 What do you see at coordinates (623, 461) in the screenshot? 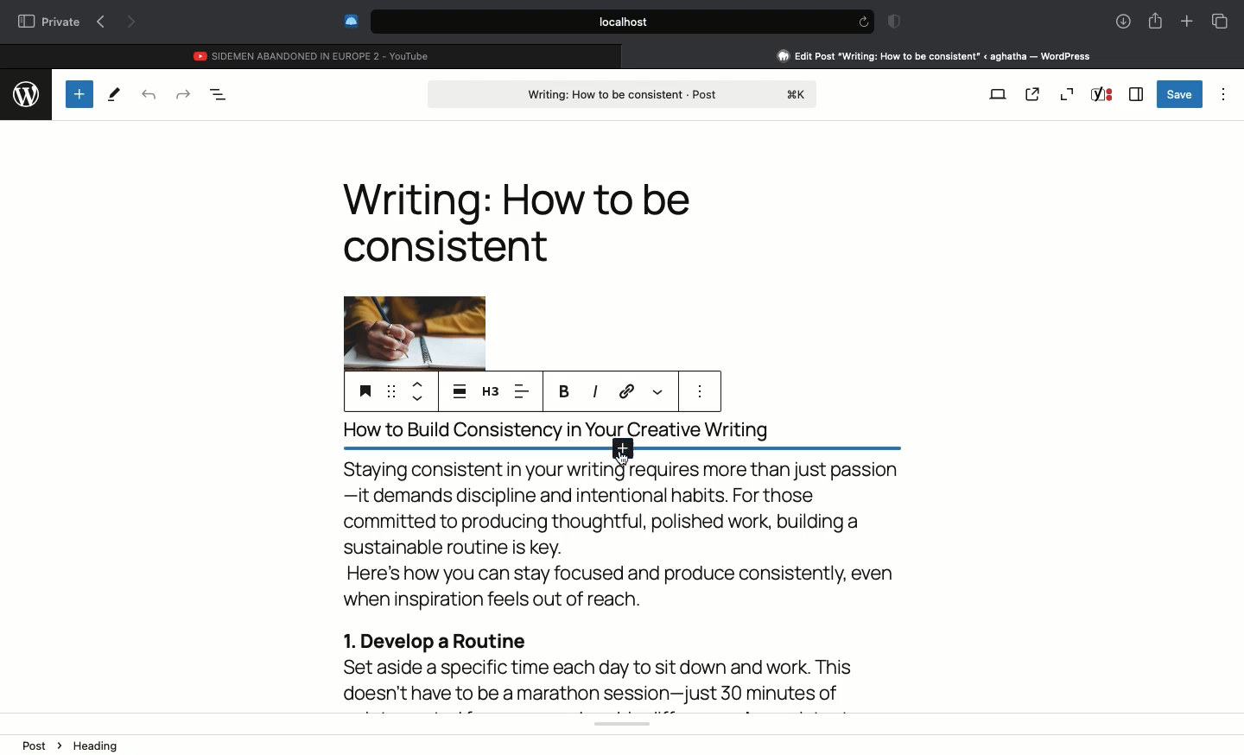
I see `cursor` at bounding box center [623, 461].